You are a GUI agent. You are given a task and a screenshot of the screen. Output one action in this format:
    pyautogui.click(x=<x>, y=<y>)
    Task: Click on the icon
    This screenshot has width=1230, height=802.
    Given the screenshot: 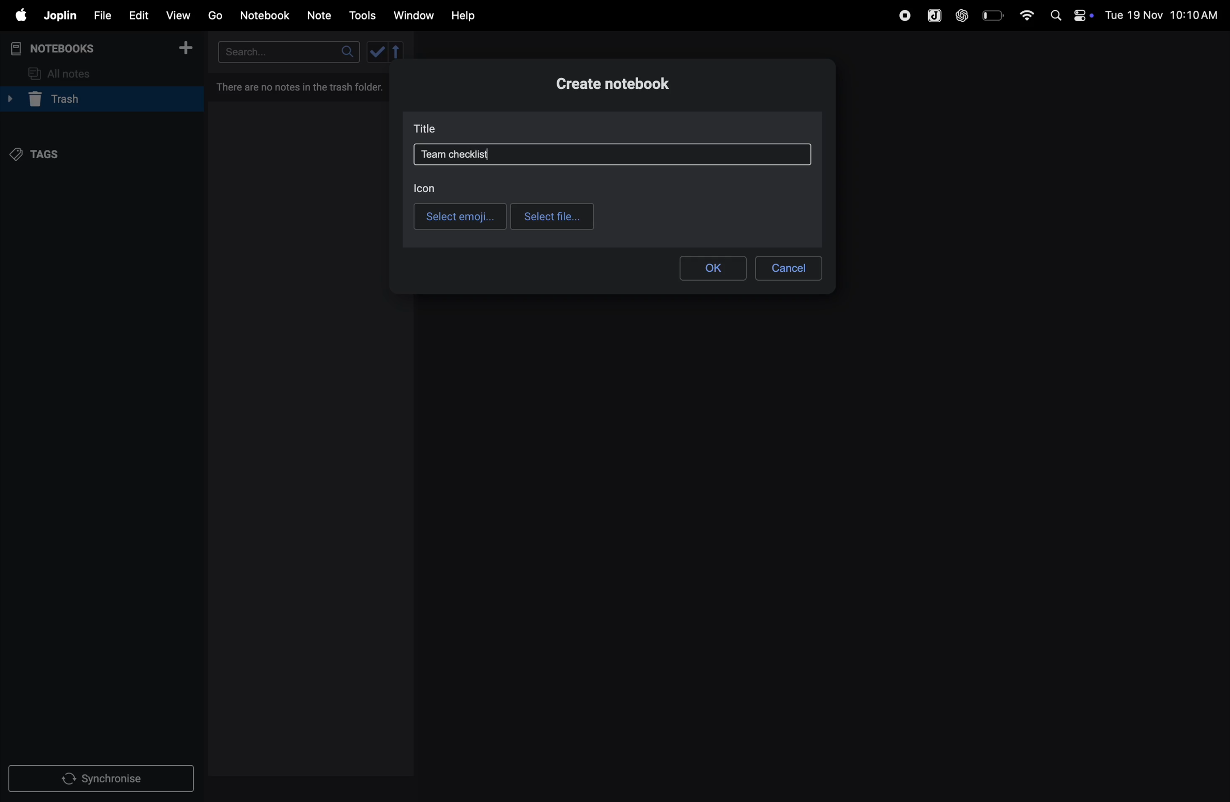 What is the action you would take?
    pyautogui.click(x=426, y=188)
    